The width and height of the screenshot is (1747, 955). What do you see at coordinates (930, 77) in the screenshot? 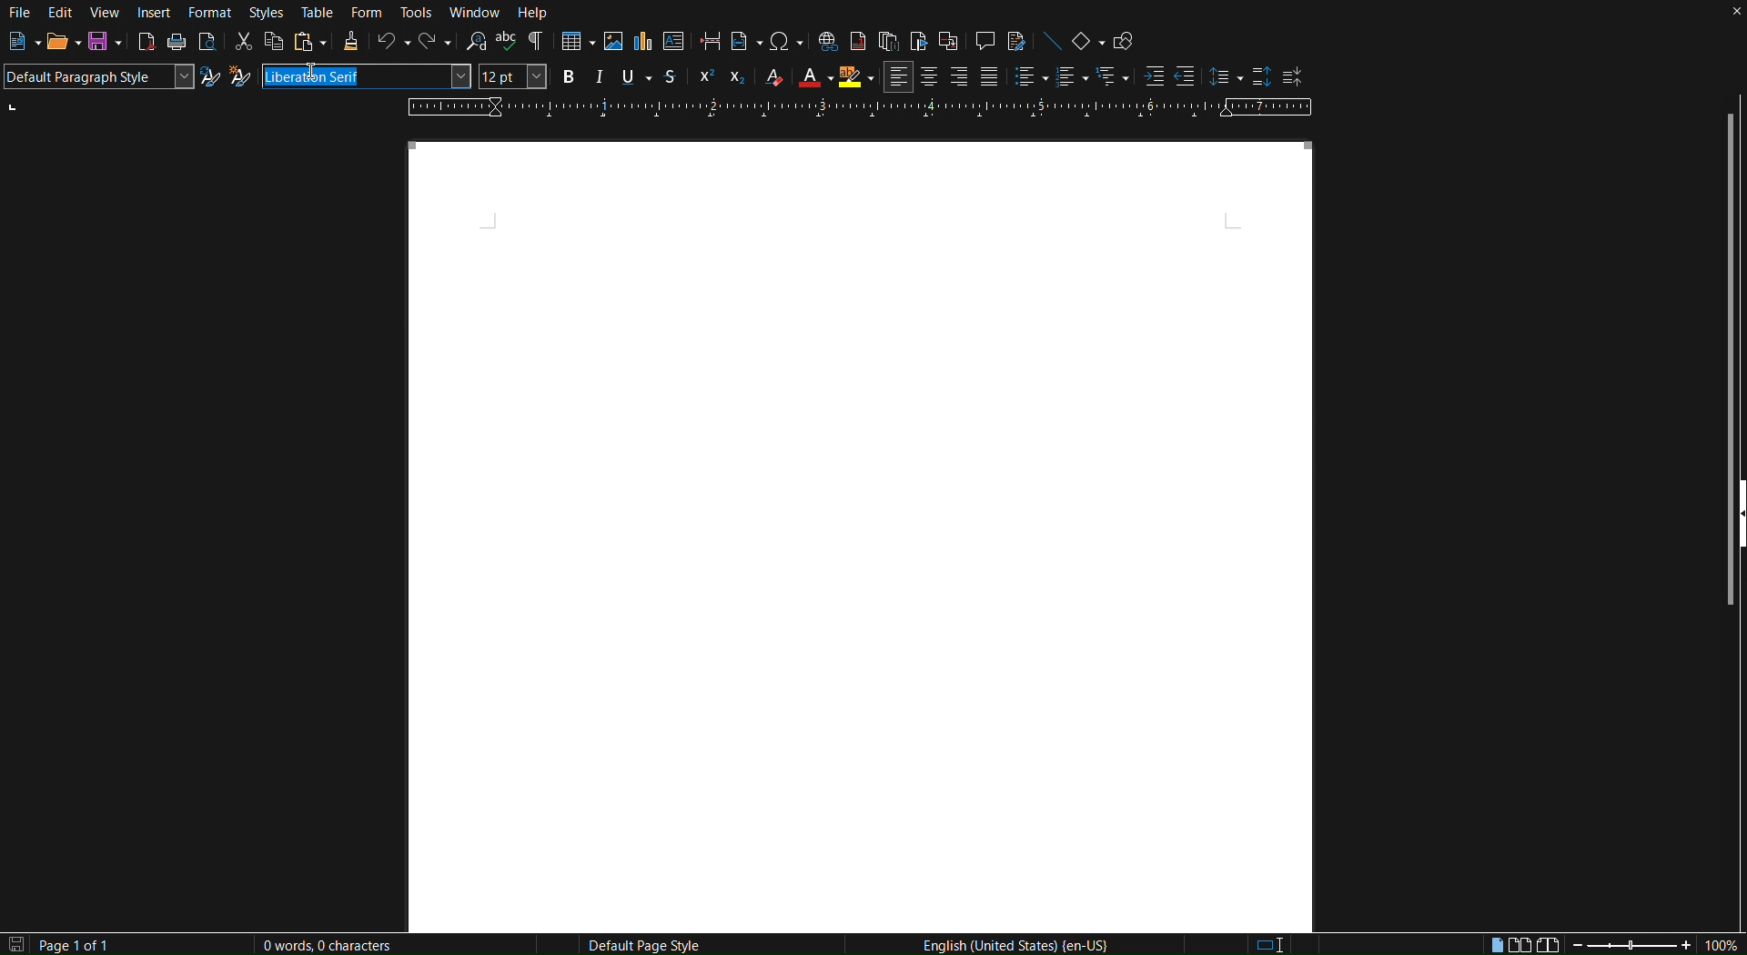
I see `Centre Align` at bounding box center [930, 77].